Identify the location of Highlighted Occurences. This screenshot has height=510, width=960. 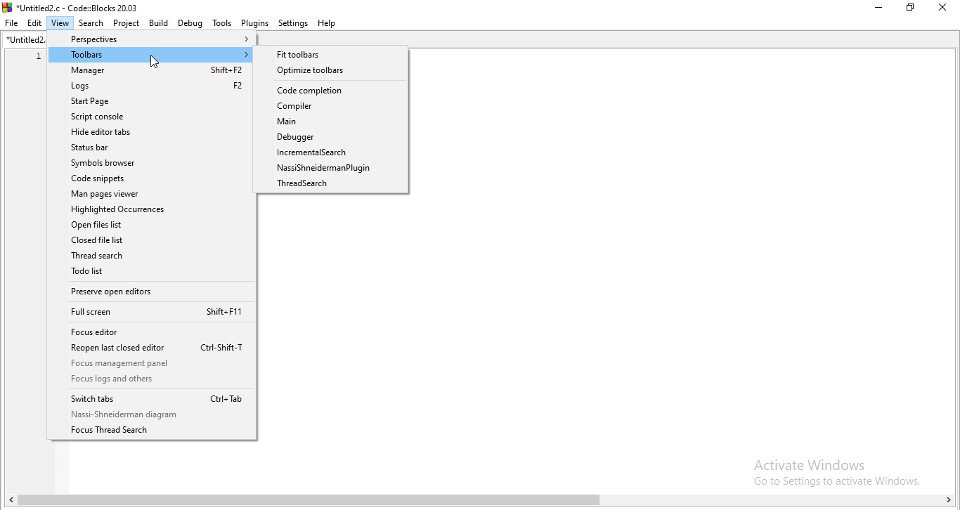
(148, 211).